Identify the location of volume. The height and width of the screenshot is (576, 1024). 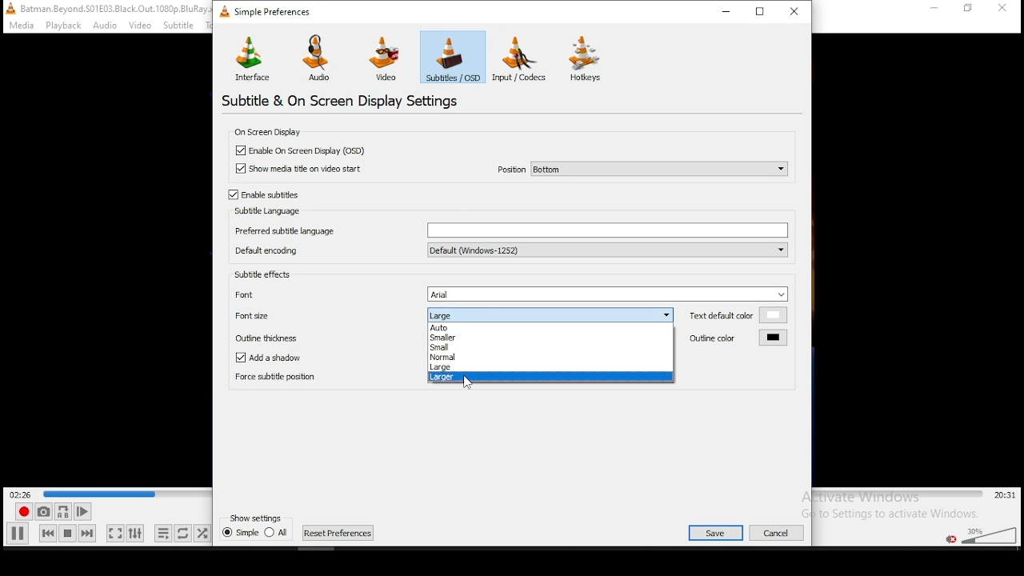
(990, 534).